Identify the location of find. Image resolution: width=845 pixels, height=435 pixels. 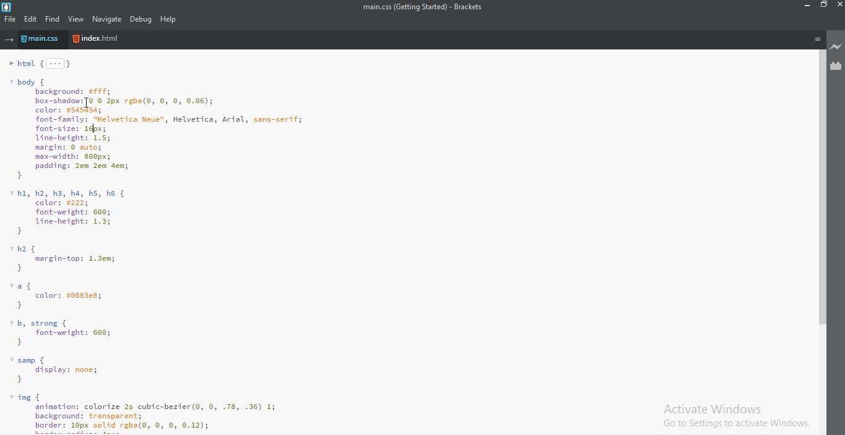
(53, 19).